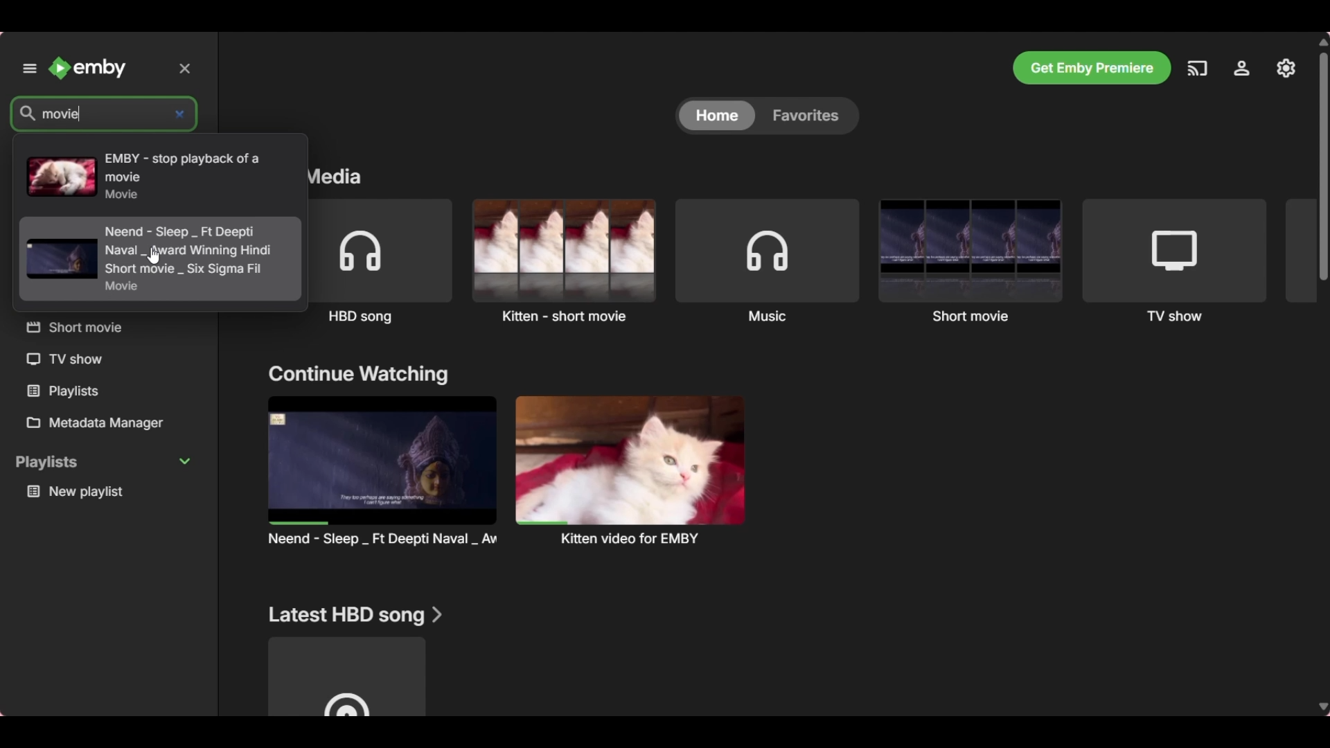 Image resolution: width=1330 pixels, height=748 pixels. I want to click on Media file under above mentioned section, so click(346, 677).